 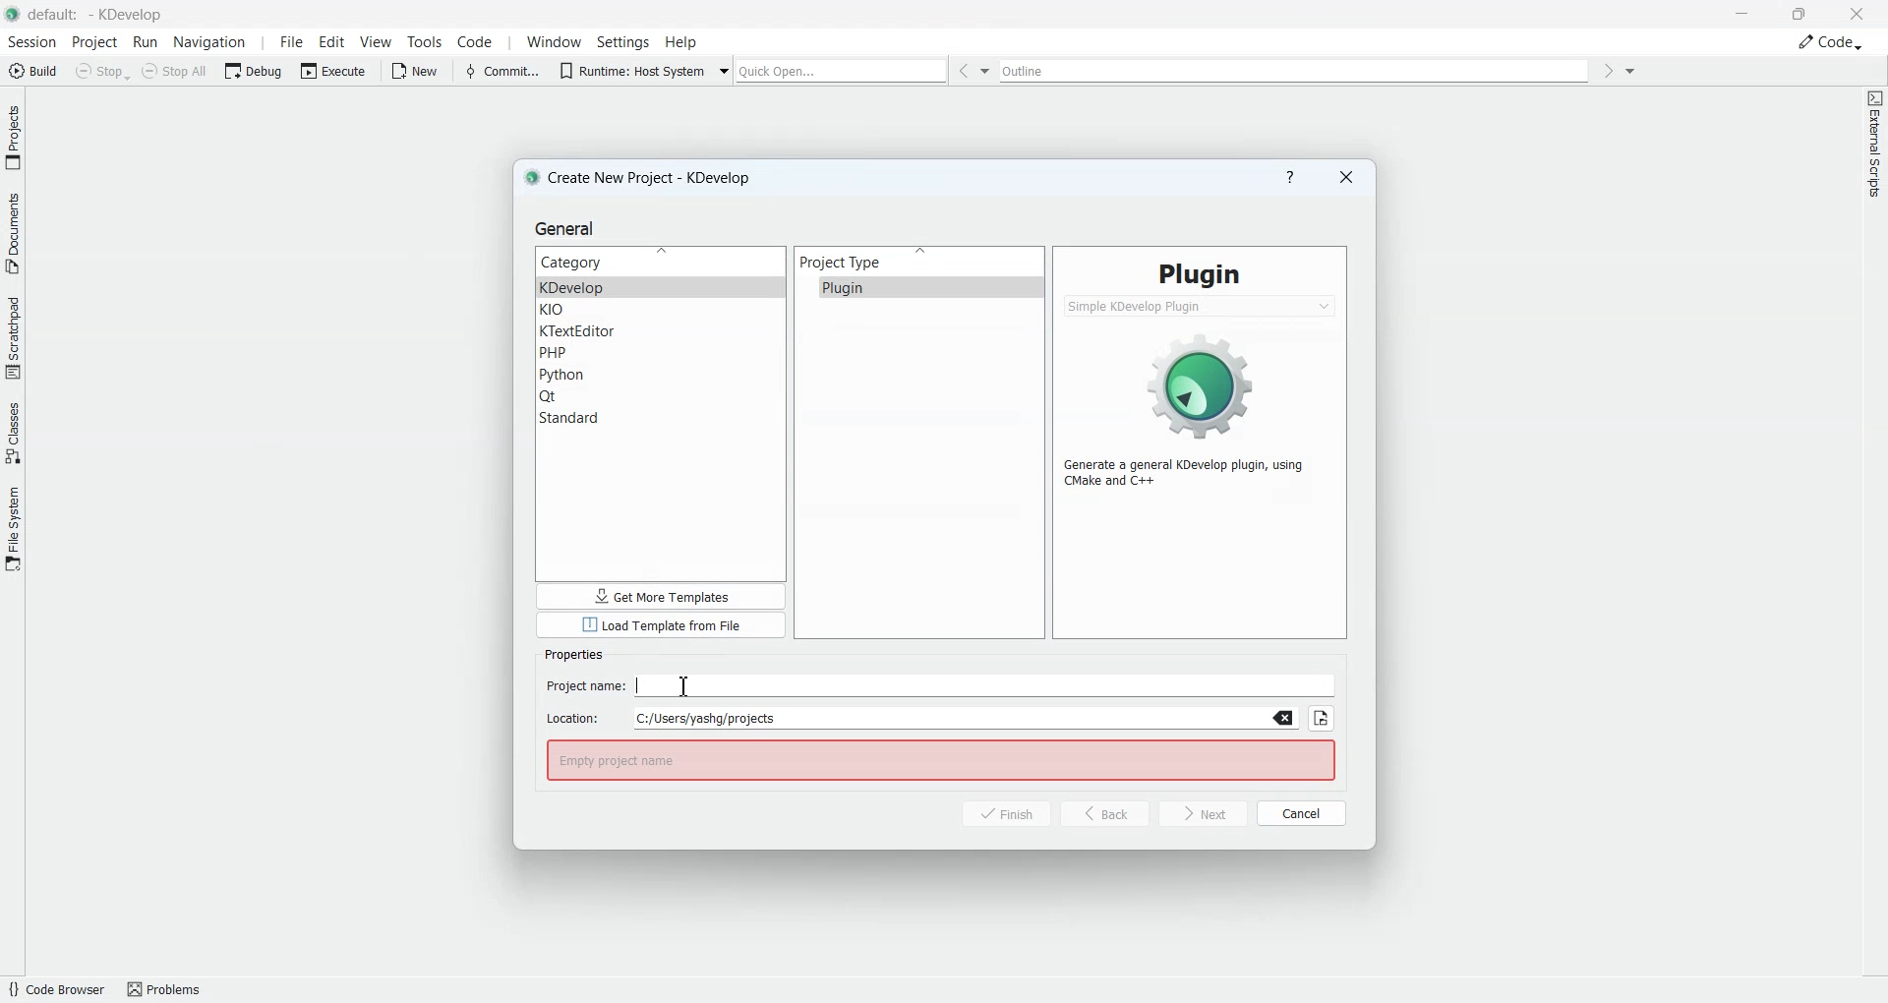 What do you see at coordinates (644, 178) in the screenshot?
I see `Create New Project` at bounding box center [644, 178].